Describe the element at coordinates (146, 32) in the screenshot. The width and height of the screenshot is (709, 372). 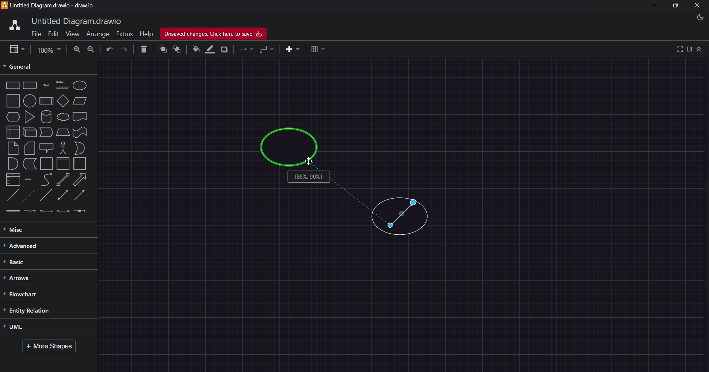
I see `Help` at that location.